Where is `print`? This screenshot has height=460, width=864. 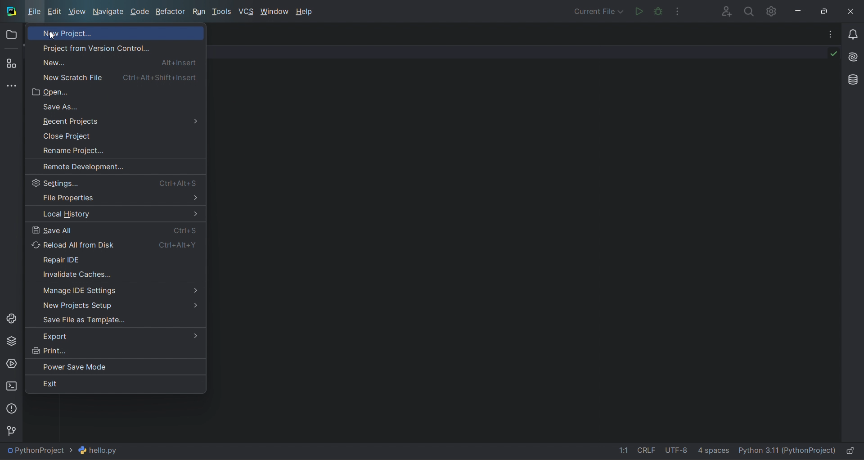 print is located at coordinates (113, 350).